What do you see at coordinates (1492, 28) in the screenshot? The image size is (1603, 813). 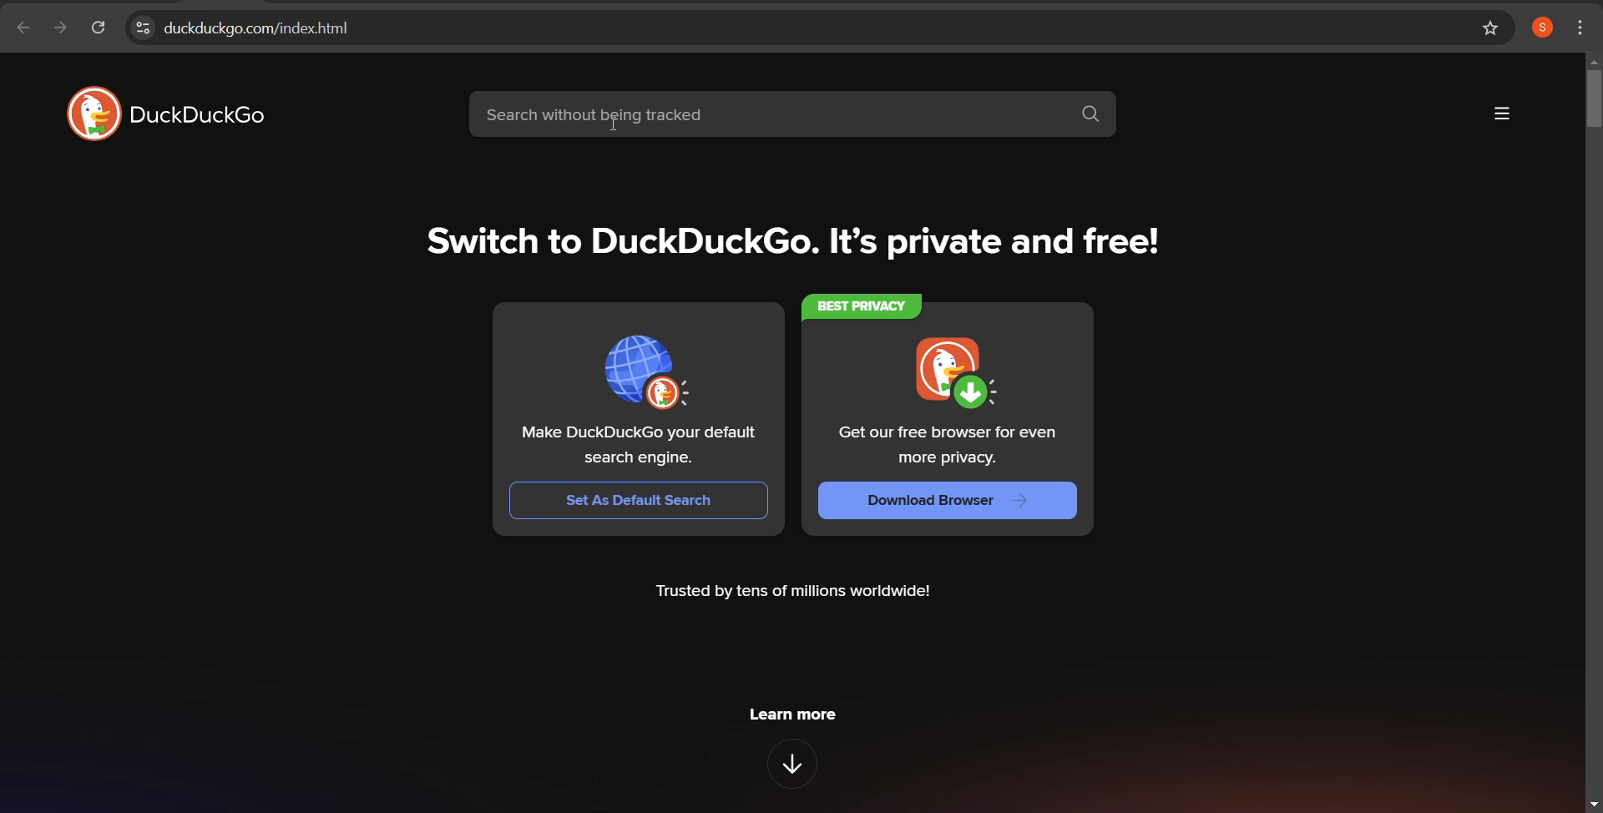 I see `bookmark page` at bounding box center [1492, 28].